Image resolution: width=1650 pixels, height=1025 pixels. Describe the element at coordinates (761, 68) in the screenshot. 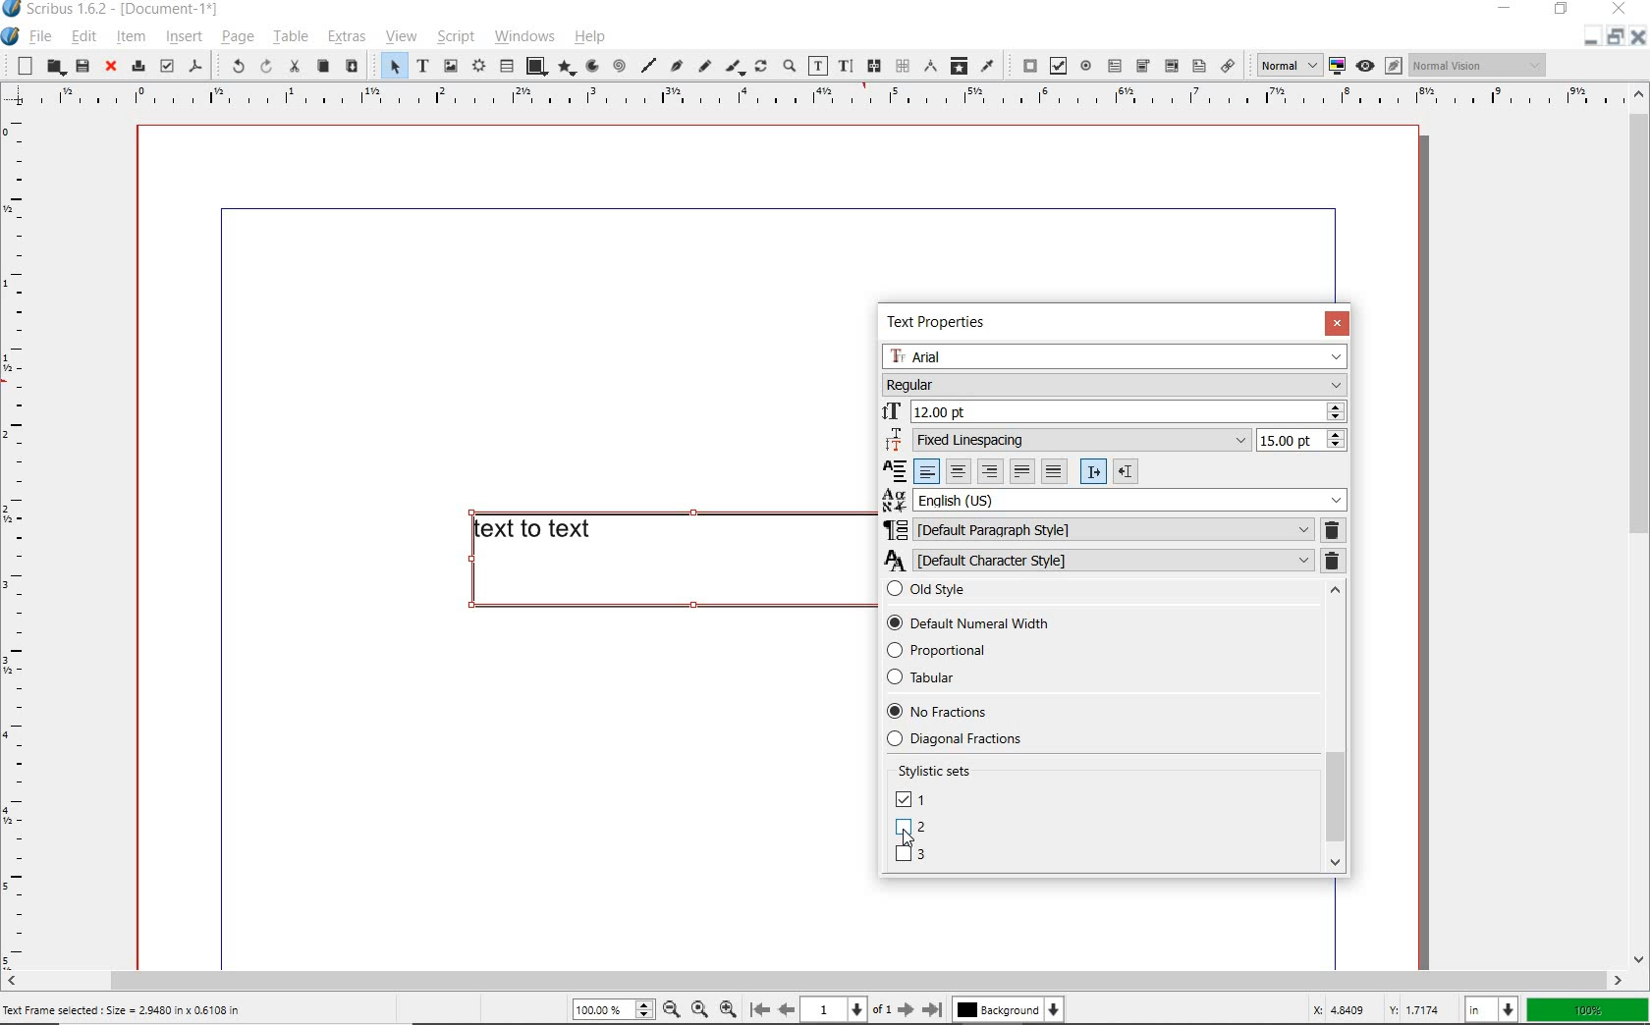

I see `rotate item` at that location.